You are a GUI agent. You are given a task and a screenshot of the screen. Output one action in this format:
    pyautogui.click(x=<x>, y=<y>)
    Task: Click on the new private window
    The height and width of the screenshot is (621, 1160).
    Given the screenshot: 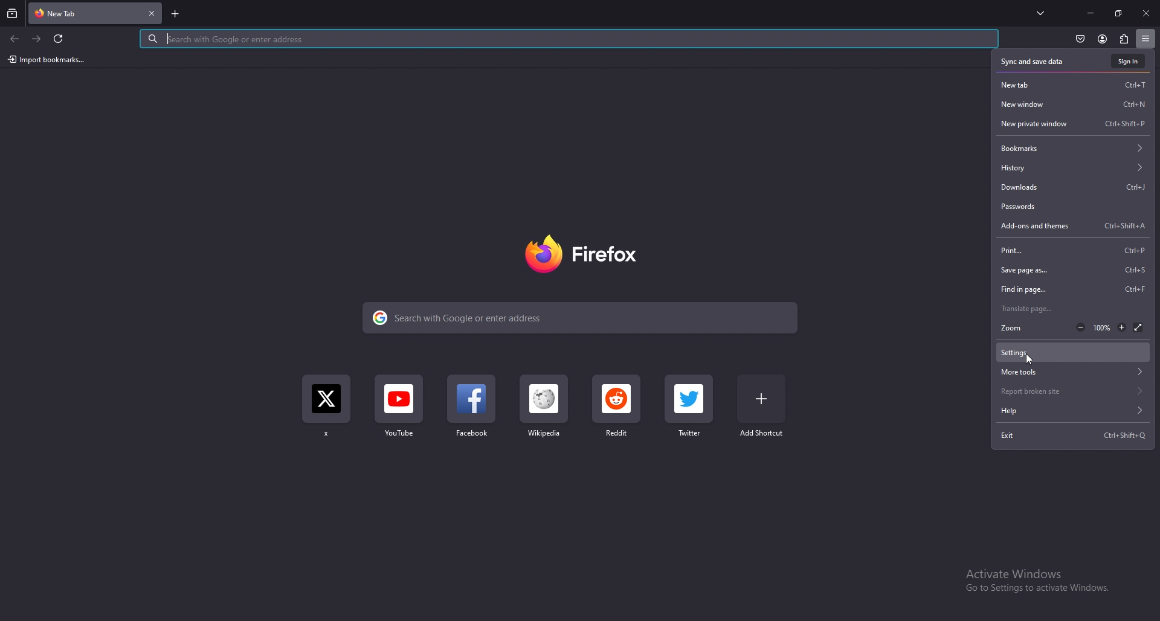 What is the action you would take?
    pyautogui.click(x=1072, y=124)
    